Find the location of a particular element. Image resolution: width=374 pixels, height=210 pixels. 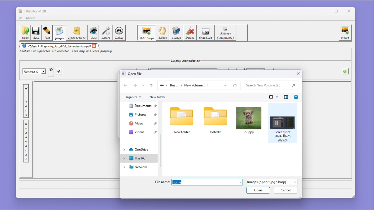

Text is located at coordinates (47, 33).